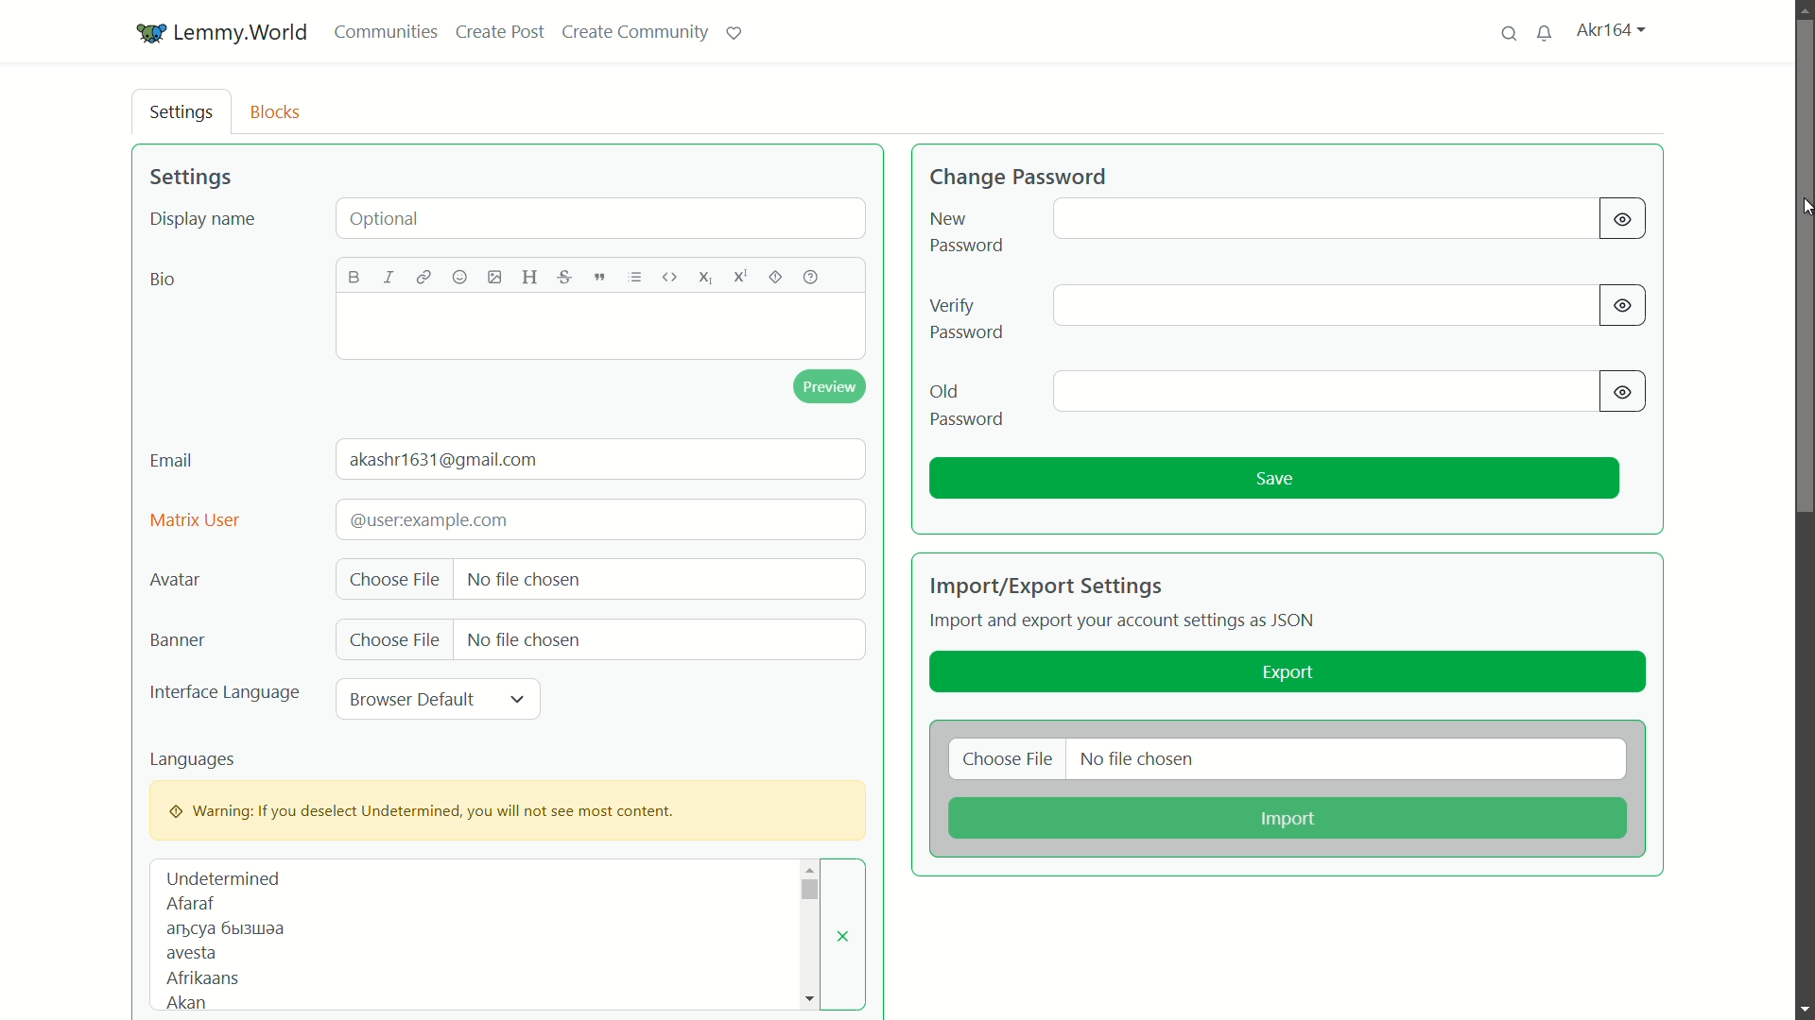 The height and width of the screenshot is (1020, 1815). I want to click on username, so click(1609, 29).